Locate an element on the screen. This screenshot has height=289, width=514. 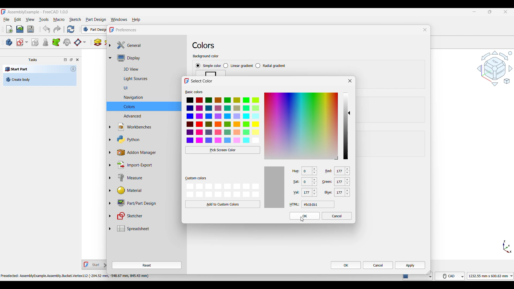
Python is located at coordinates (147, 139).